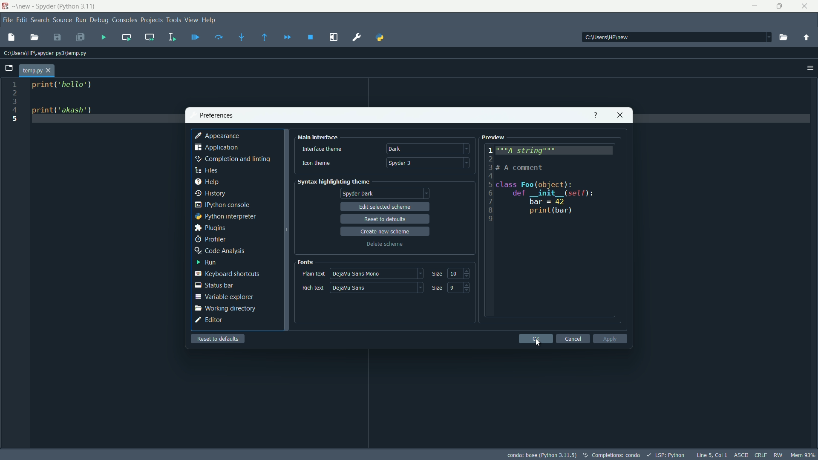 Image resolution: width=818 pixels, height=460 pixels. Describe the element at coordinates (40, 20) in the screenshot. I see `search menu` at that location.